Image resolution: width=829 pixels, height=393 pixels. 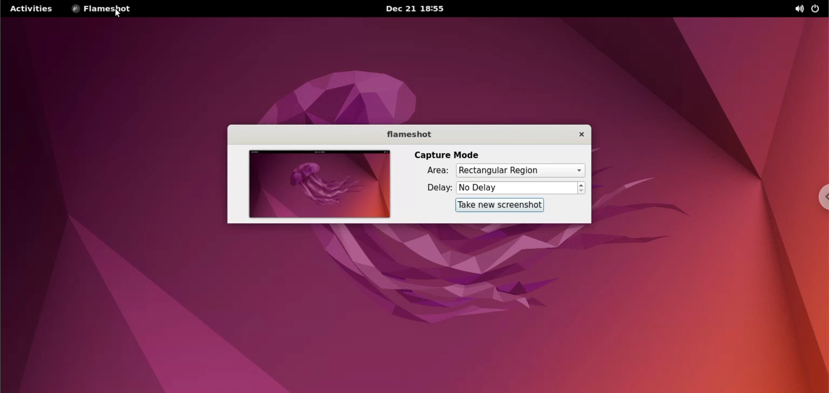 What do you see at coordinates (798, 9) in the screenshot?
I see `sound options` at bounding box center [798, 9].